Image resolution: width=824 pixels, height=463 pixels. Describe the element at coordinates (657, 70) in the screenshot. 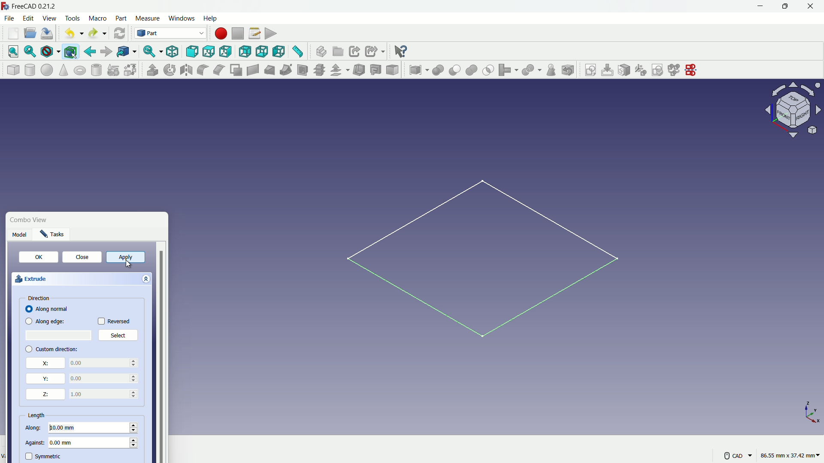

I see `validate sketch` at that location.